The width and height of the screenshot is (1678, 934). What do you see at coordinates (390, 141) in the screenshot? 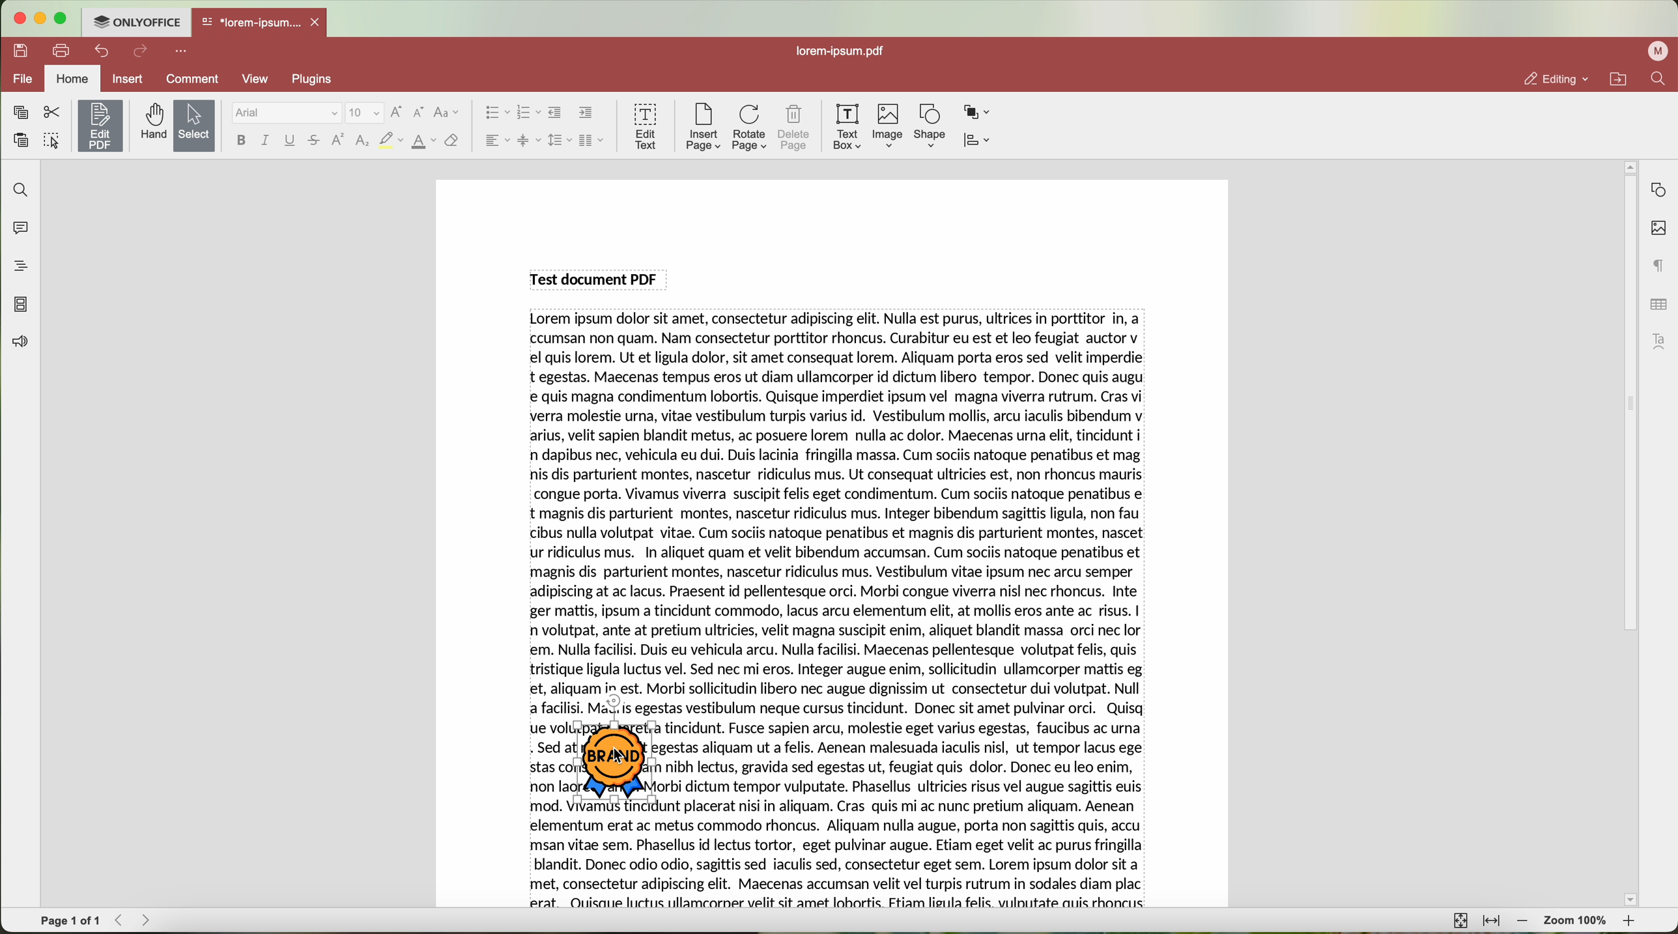
I see `highlight color` at bounding box center [390, 141].